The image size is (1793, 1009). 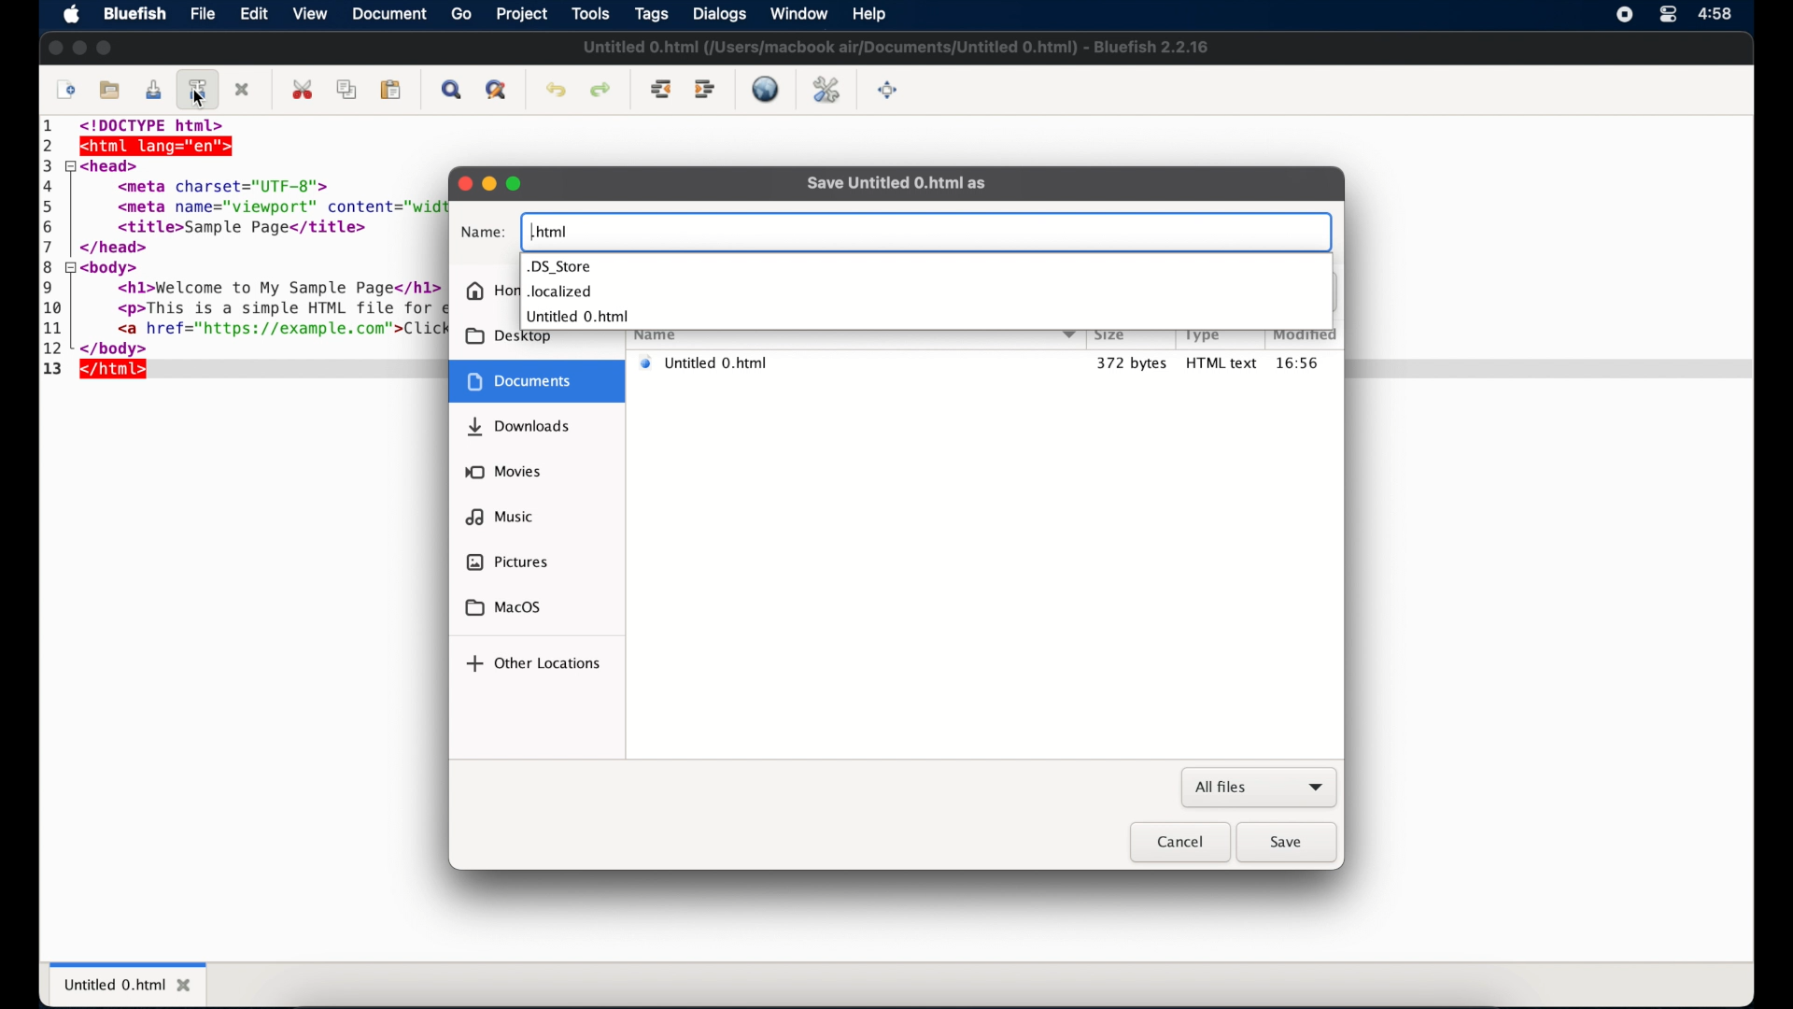 What do you see at coordinates (665, 334) in the screenshot?
I see `name` at bounding box center [665, 334].